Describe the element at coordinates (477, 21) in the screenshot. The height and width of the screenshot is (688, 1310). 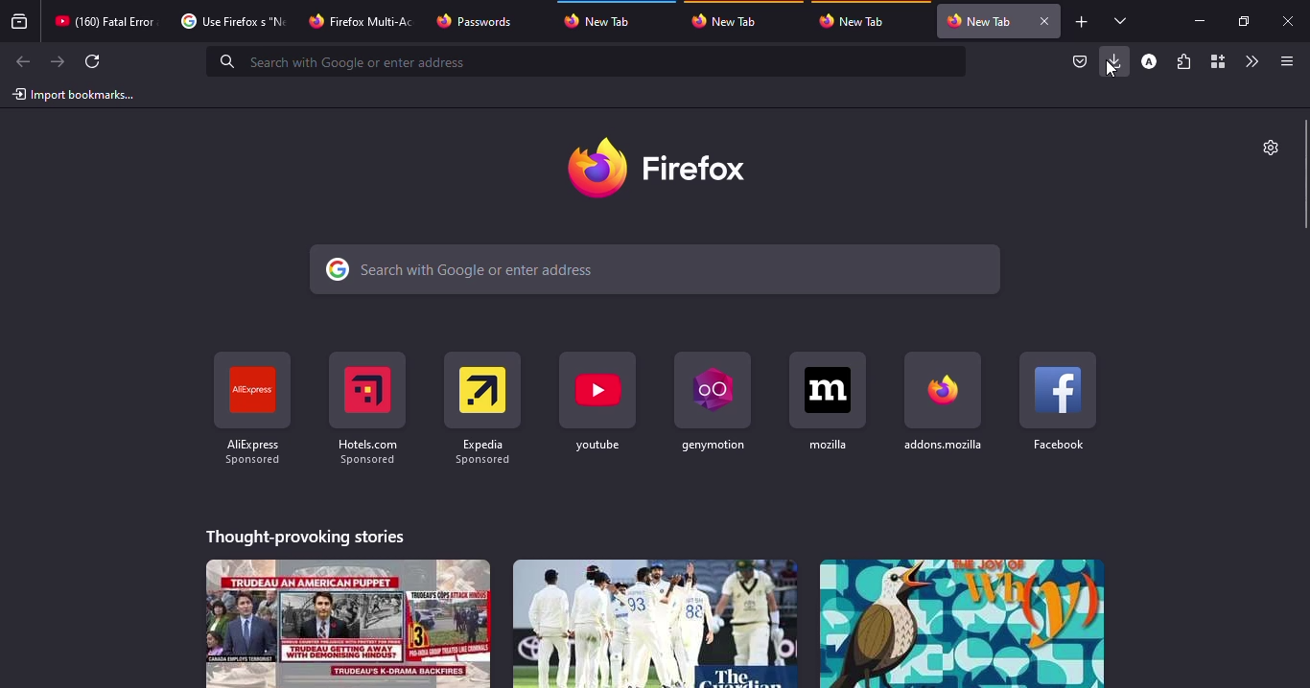
I see `tab` at that location.